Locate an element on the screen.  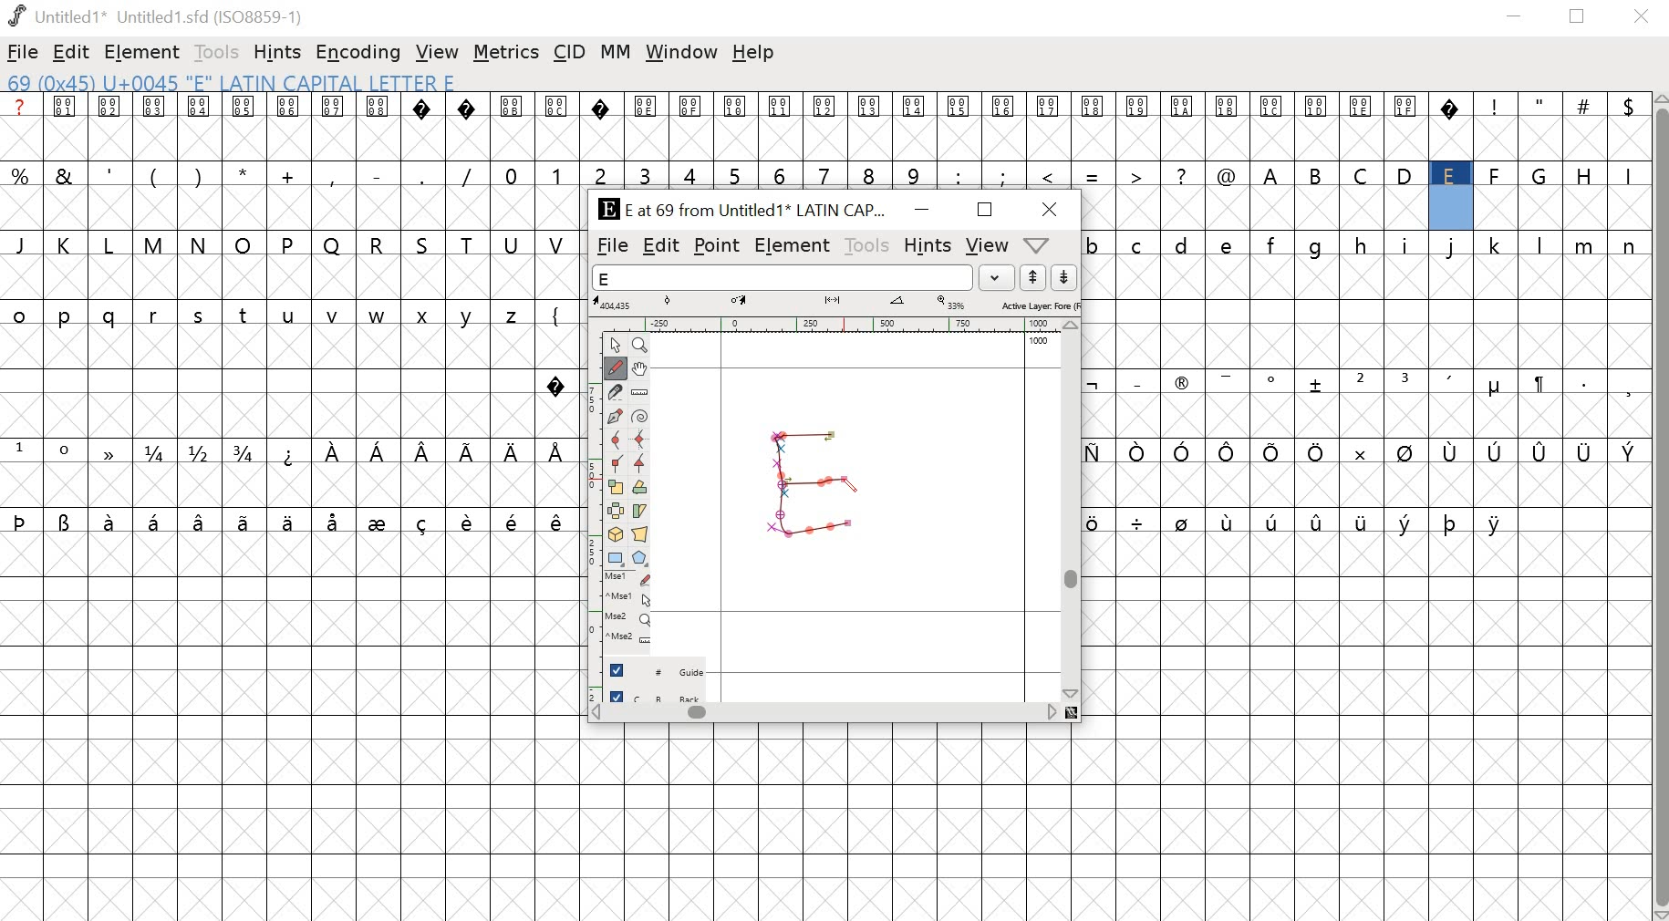
Corner is located at coordinates (616, 464).